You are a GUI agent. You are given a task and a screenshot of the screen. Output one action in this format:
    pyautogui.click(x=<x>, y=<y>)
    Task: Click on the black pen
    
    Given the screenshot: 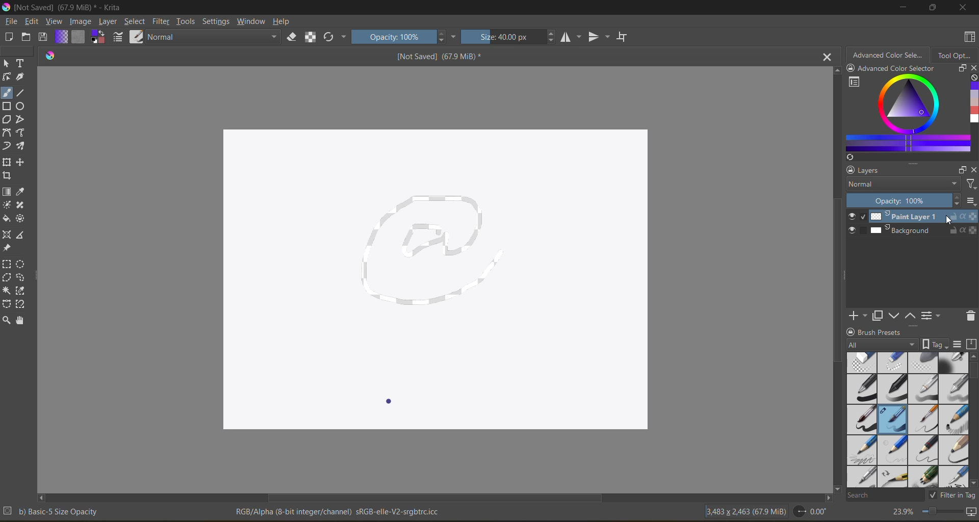 What is the action you would take?
    pyautogui.click(x=862, y=389)
    